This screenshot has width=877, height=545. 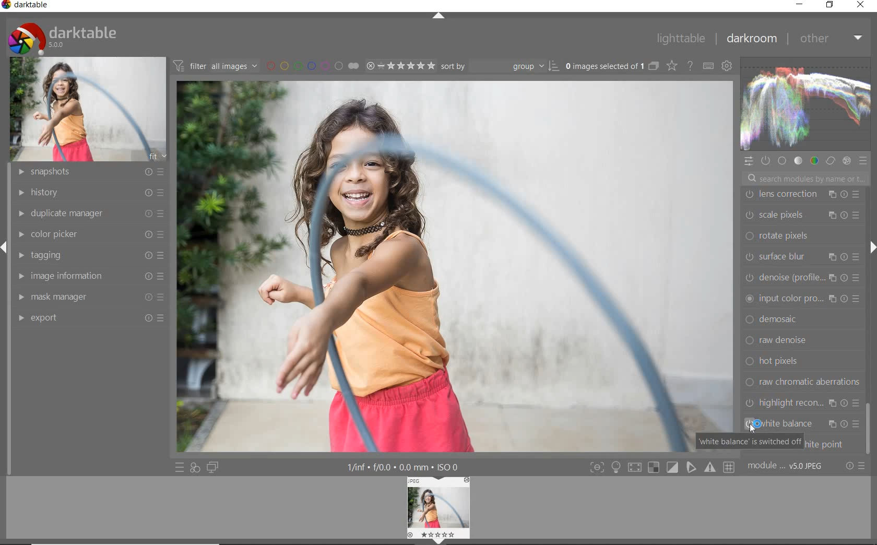 I want to click on lighttable, so click(x=680, y=39).